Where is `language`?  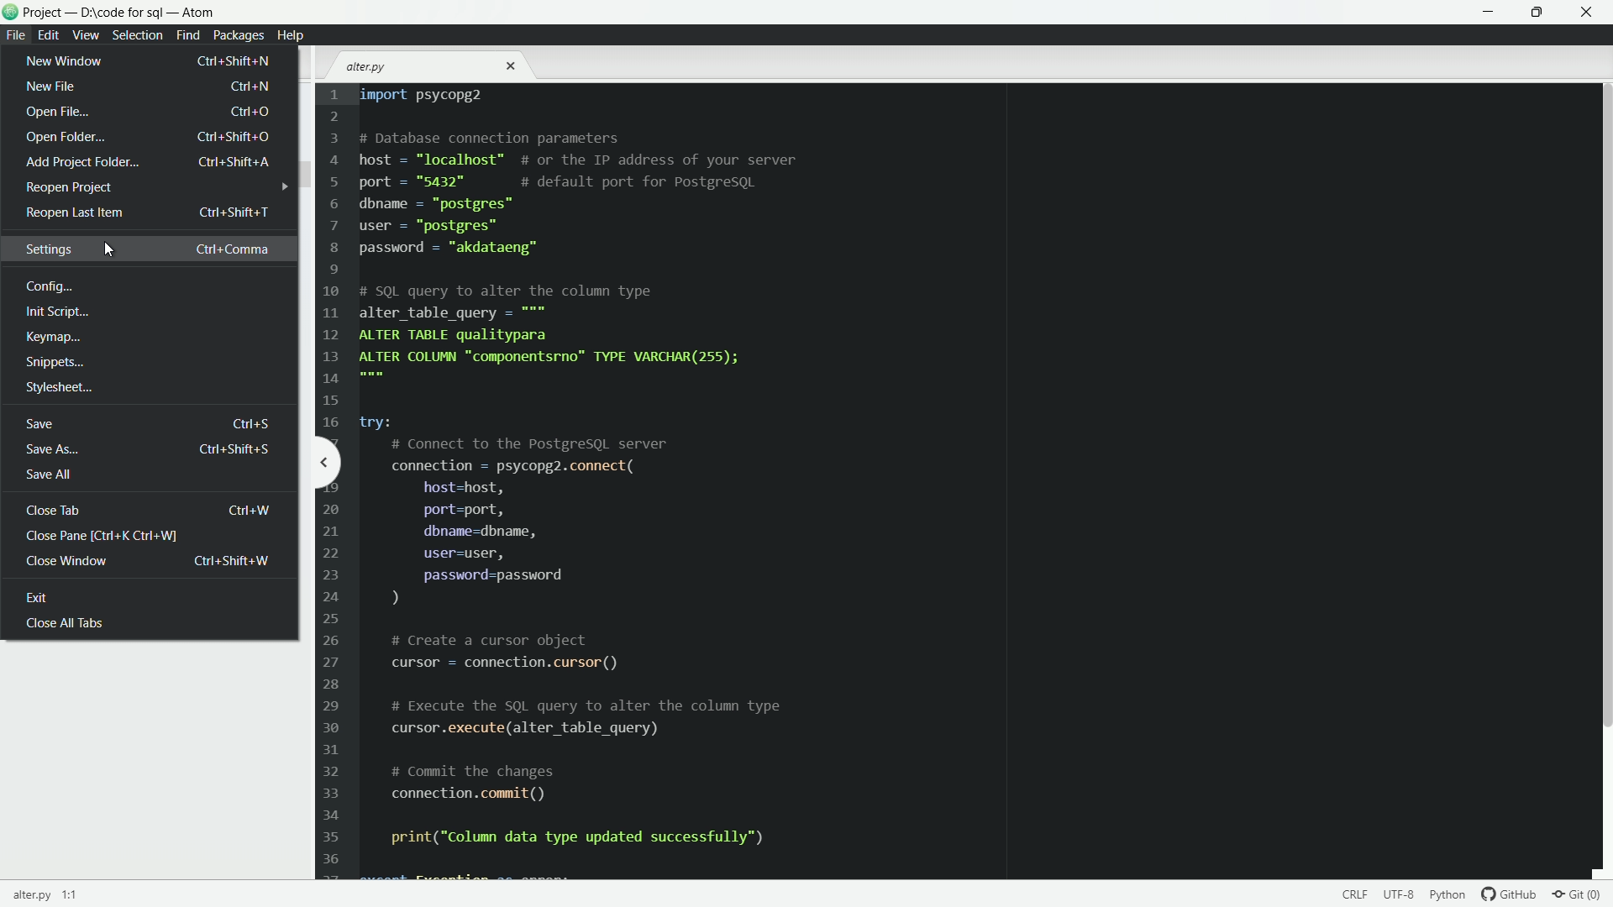 language is located at coordinates (1447, 893).